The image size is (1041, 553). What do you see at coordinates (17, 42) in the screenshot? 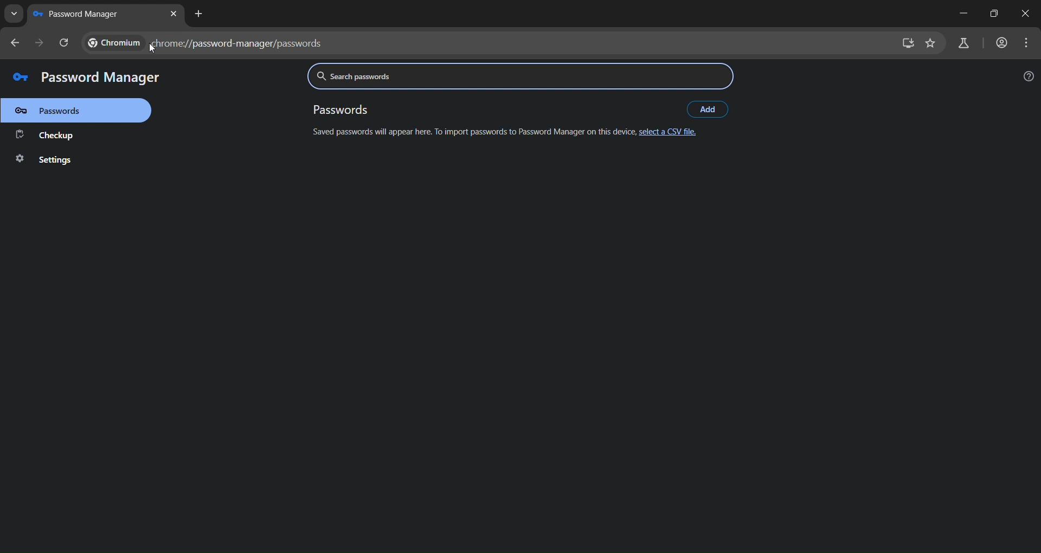
I see `go back one page` at bounding box center [17, 42].